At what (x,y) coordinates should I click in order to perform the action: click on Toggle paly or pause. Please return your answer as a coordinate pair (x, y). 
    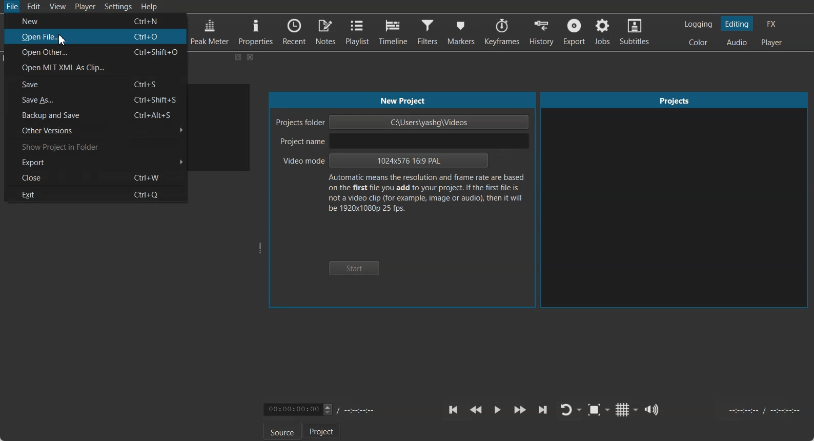
    Looking at the image, I should click on (497, 410).